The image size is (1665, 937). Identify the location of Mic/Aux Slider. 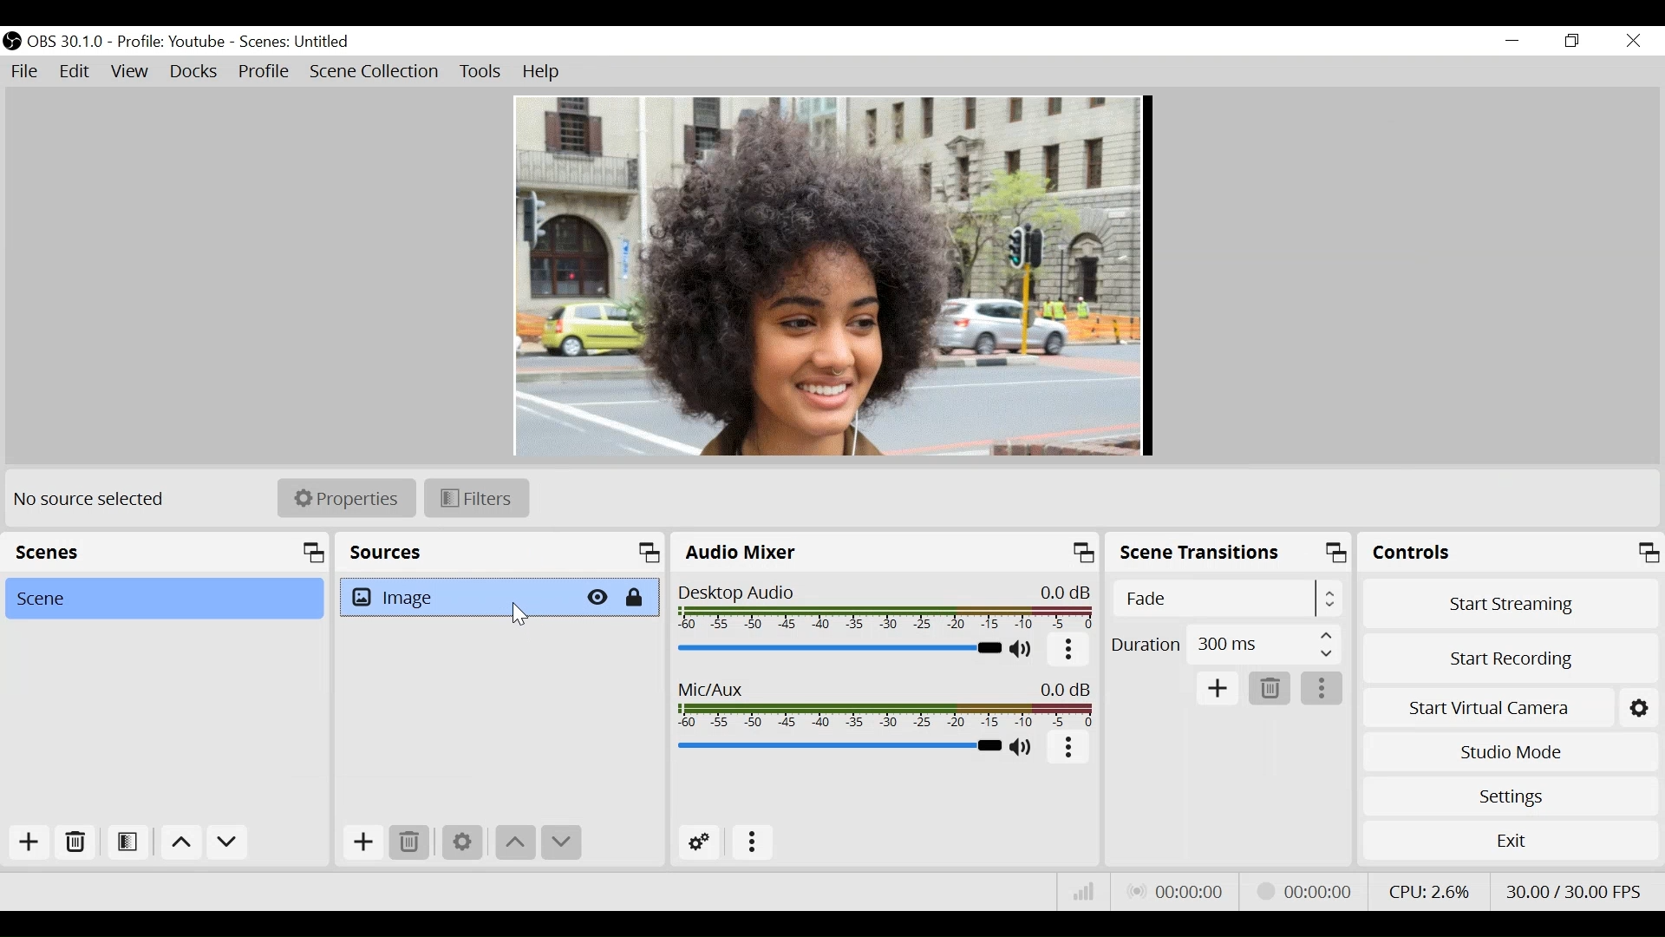
(839, 744).